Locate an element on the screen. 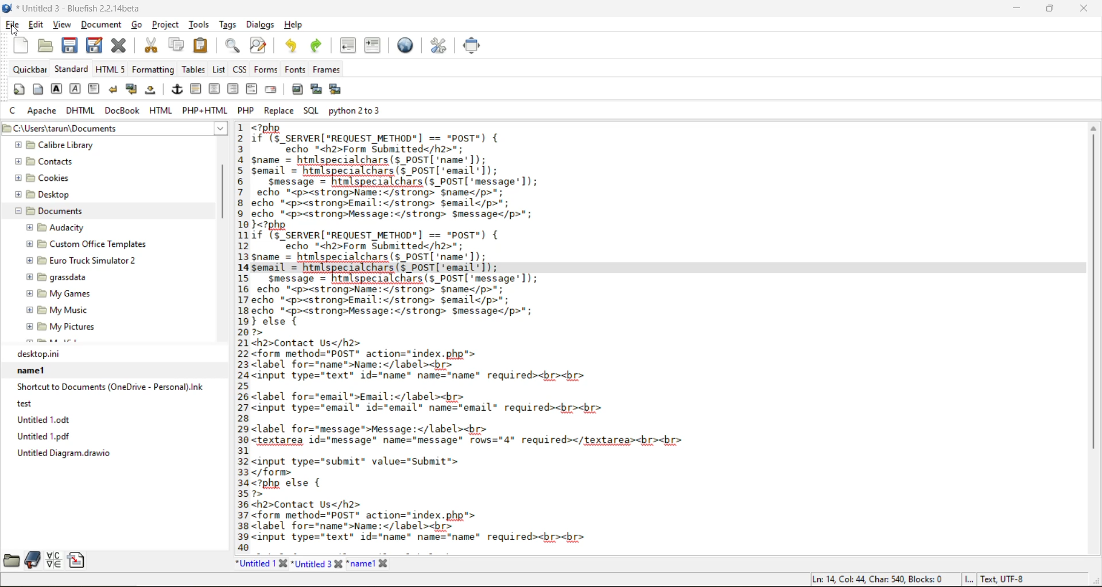 This screenshot has height=587, width=1102. strong is located at coordinates (57, 91).